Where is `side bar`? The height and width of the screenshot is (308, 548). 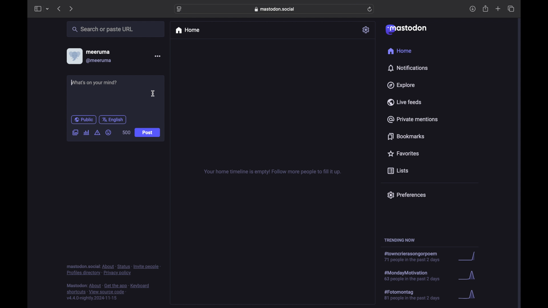
side bar is located at coordinates (37, 9).